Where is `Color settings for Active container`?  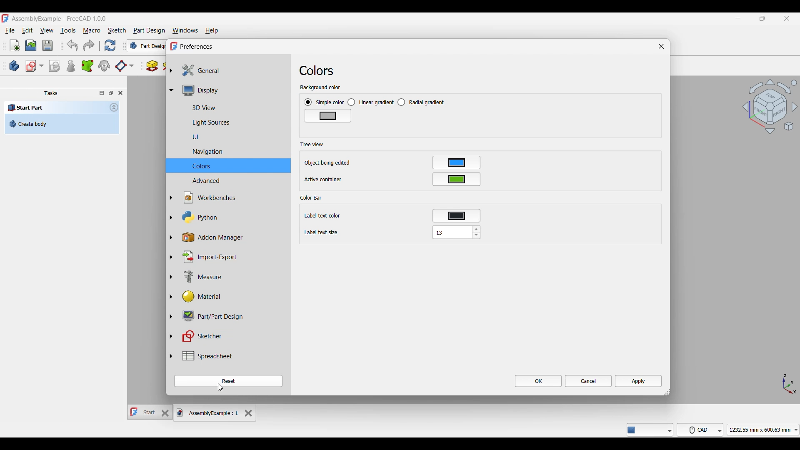 Color settings for Active container is located at coordinates (457, 179).